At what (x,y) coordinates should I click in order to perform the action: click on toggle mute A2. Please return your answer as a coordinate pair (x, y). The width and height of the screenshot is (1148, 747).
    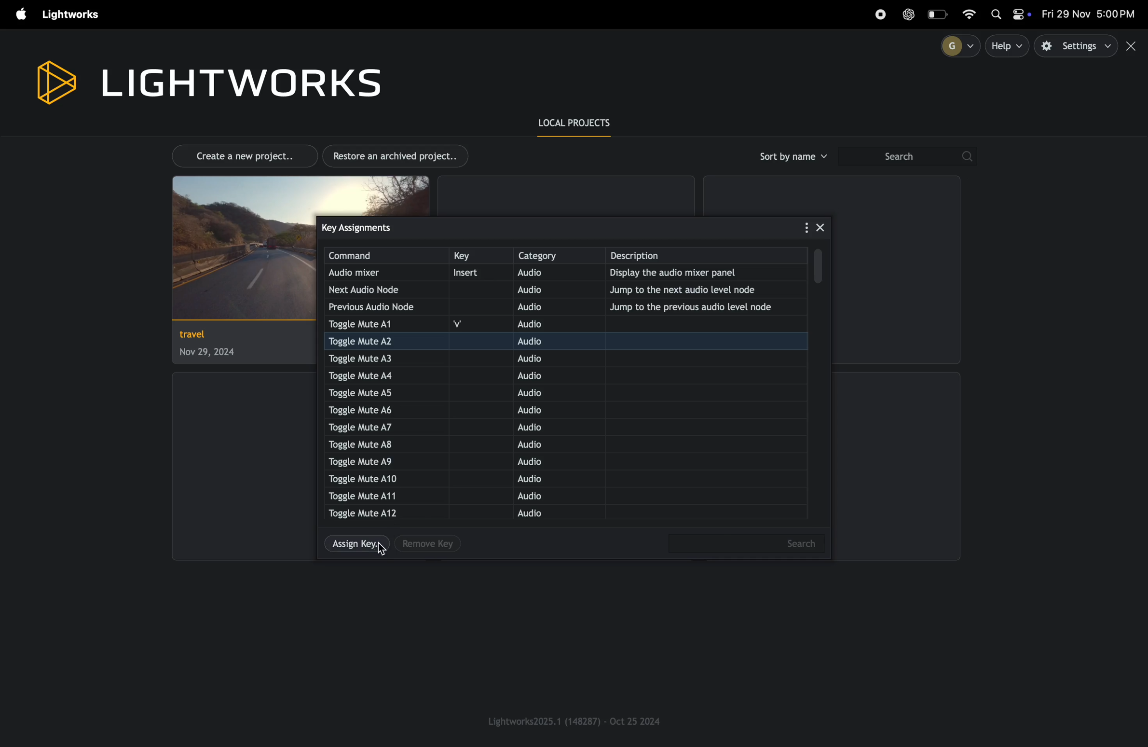
    Looking at the image, I should click on (385, 341).